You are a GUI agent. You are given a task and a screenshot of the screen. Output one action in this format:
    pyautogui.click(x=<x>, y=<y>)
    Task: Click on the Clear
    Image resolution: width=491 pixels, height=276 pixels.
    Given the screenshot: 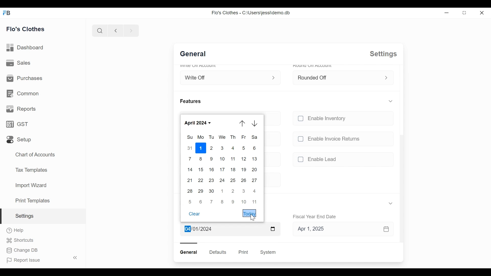 What is the action you would take?
    pyautogui.click(x=195, y=214)
    